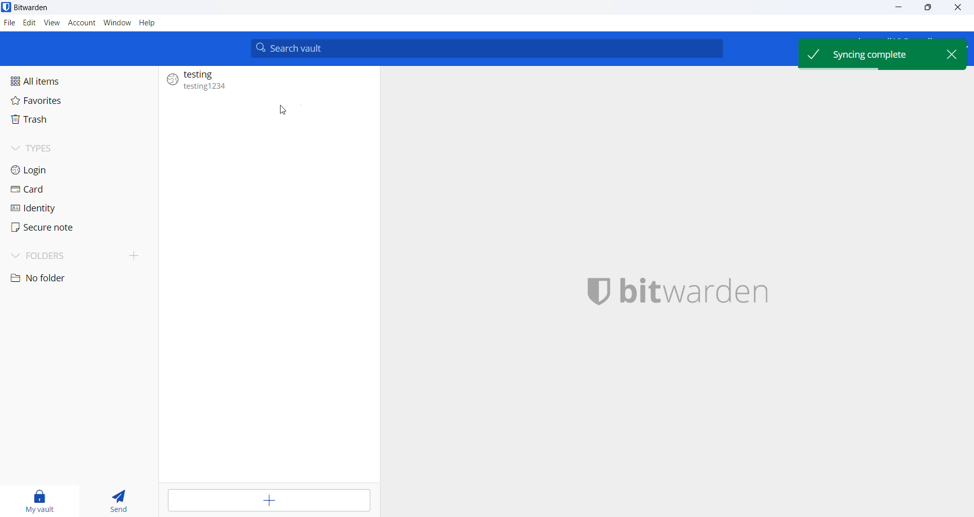  I want to click on testing (entry ), so click(267, 81).